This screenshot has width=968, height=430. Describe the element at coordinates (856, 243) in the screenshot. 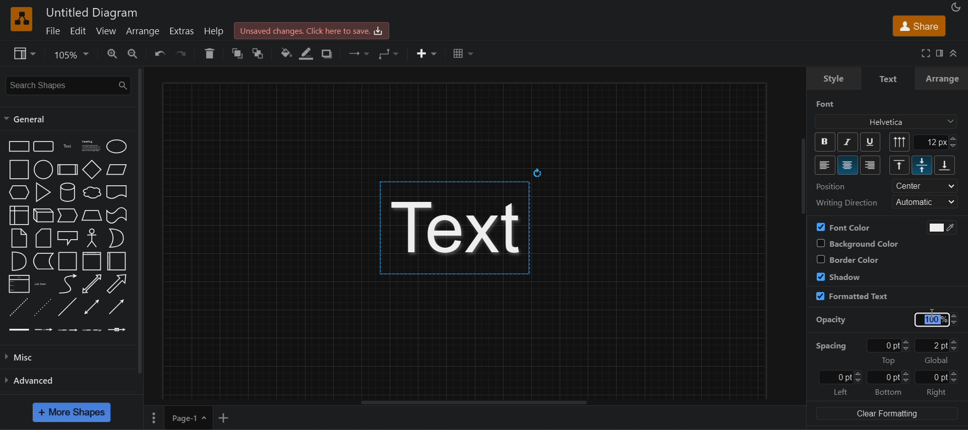

I see `background color` at that location.